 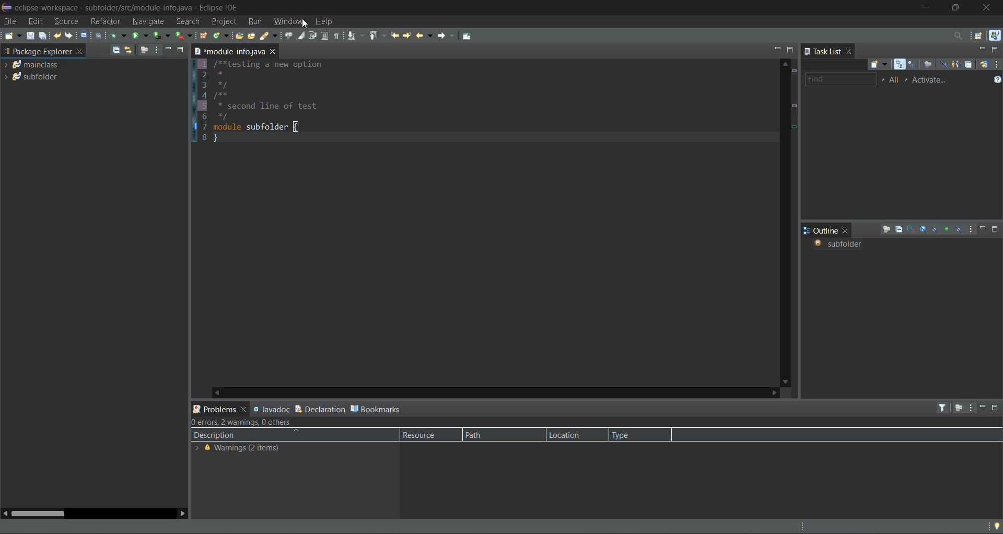 What do you see at coordinates (925, 9) in the screenshot?
I see `minimize` at bounding box center [925, 9].